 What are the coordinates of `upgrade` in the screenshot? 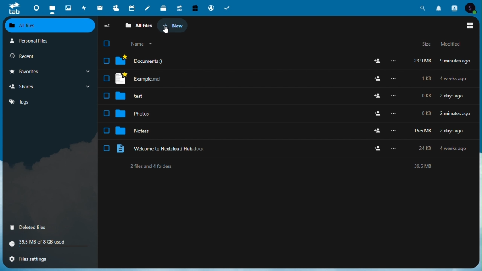 It's located at (178, 7).